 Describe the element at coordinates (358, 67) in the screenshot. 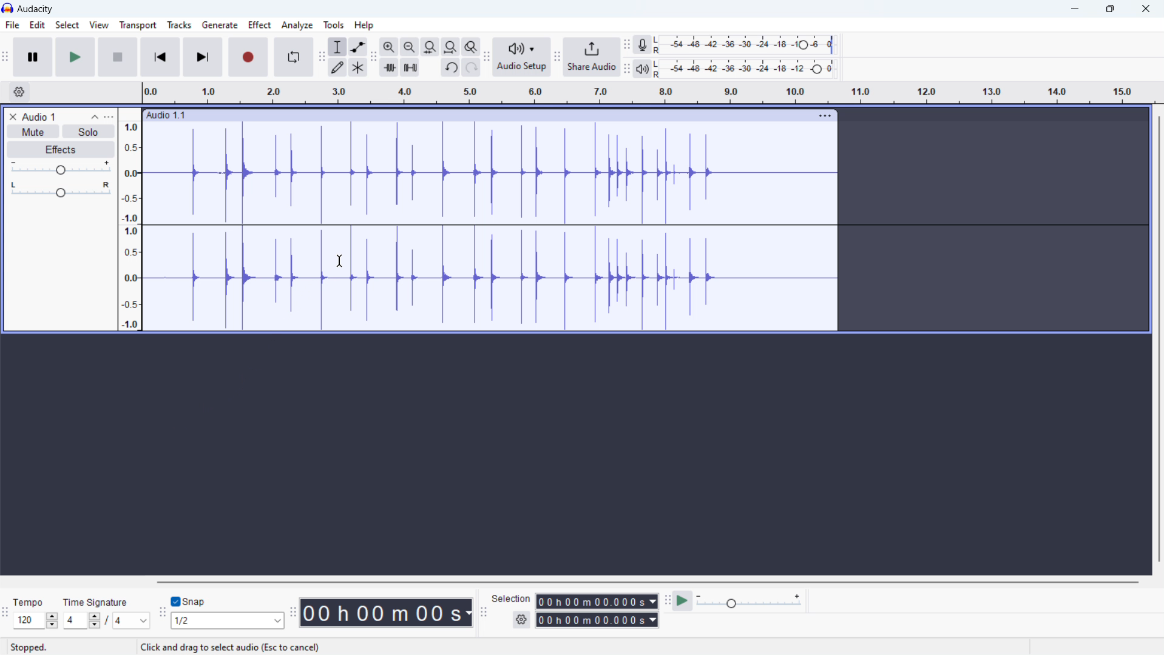

I see `multi tool` at that location.